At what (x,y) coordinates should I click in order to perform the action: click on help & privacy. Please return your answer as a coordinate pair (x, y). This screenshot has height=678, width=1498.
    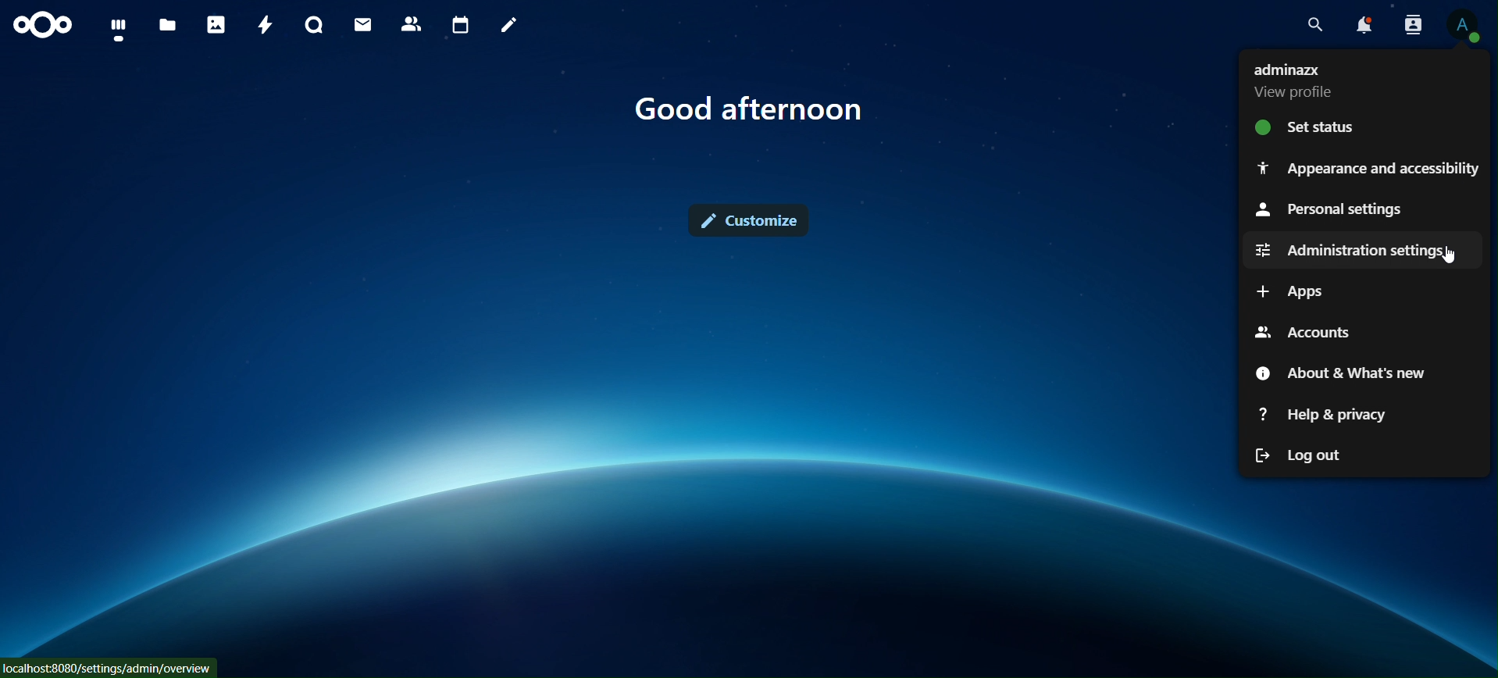
    Looking at the image, I should click on (1325, 412).